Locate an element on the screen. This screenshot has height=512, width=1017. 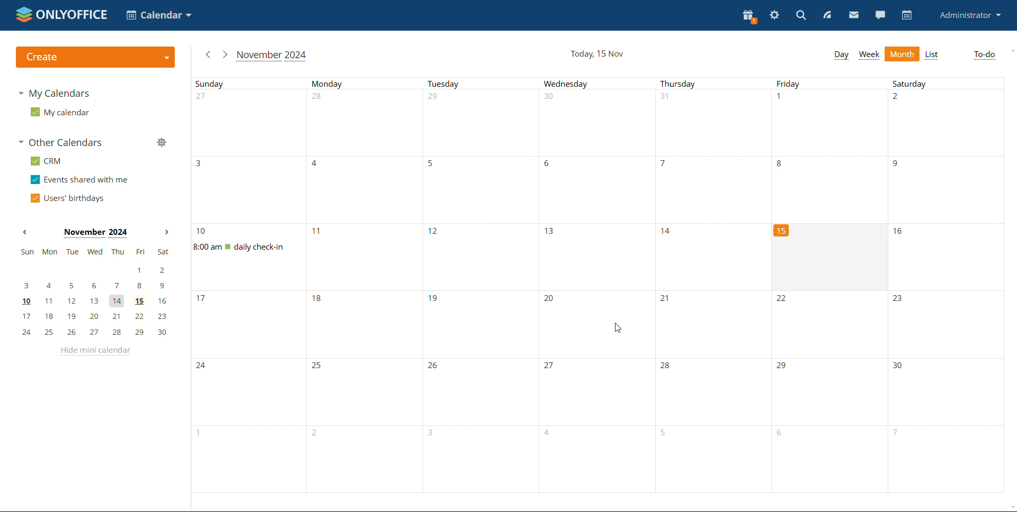
Number is located at coordinates (433, 299).